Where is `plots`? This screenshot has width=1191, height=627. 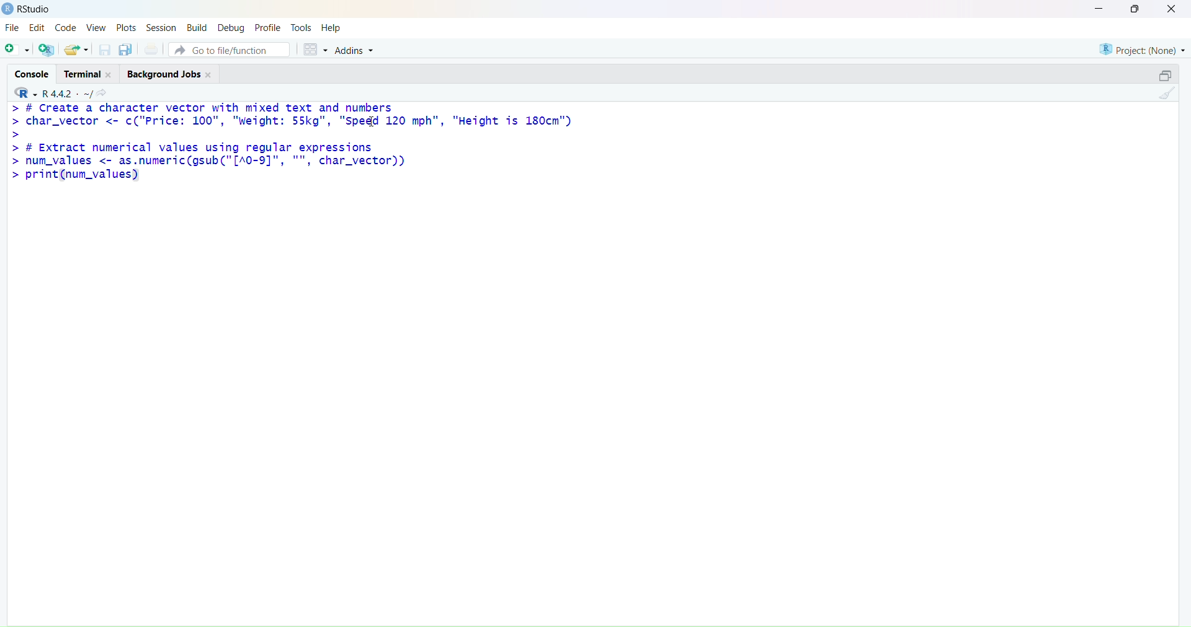 plots is located at coordinates (127, 28).